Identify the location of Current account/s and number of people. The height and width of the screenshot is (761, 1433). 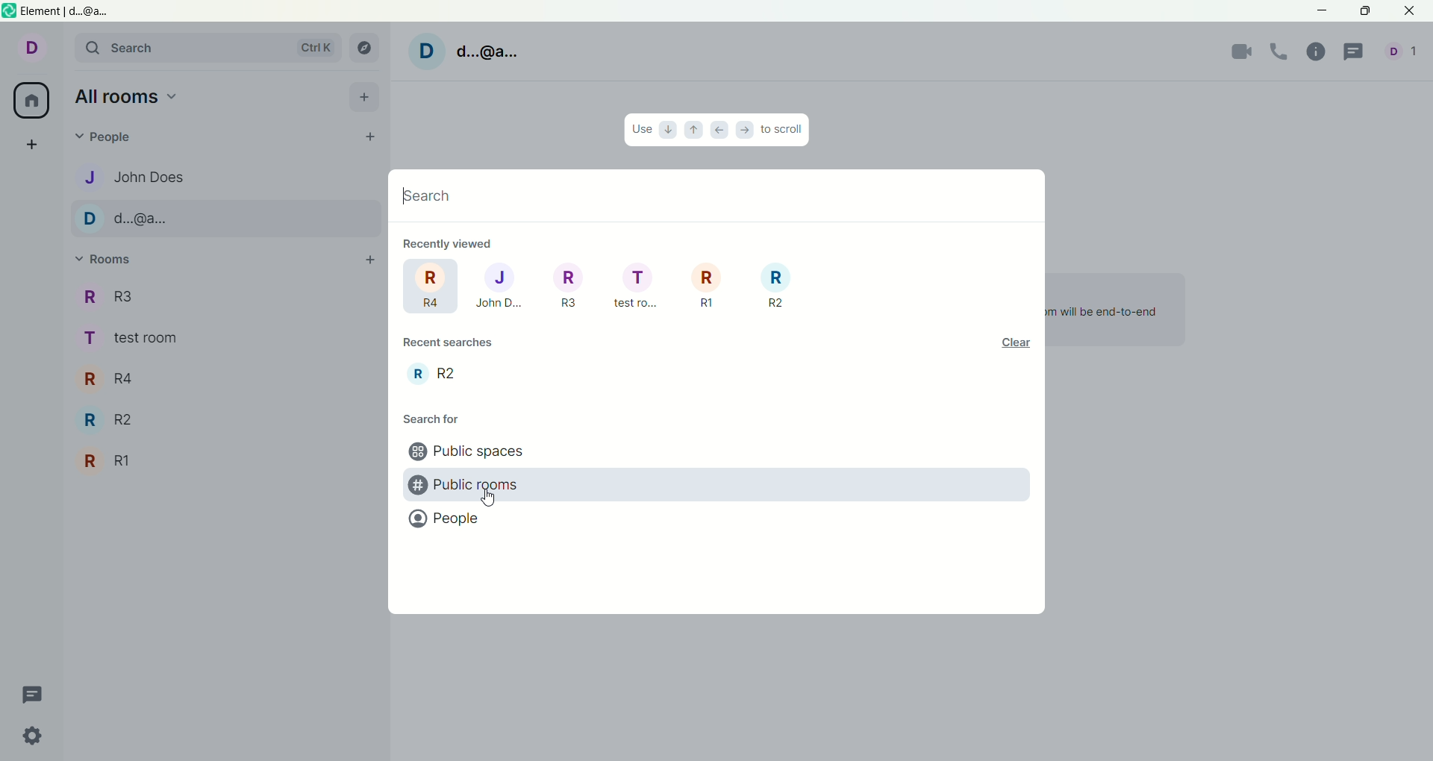
(1405, 51).